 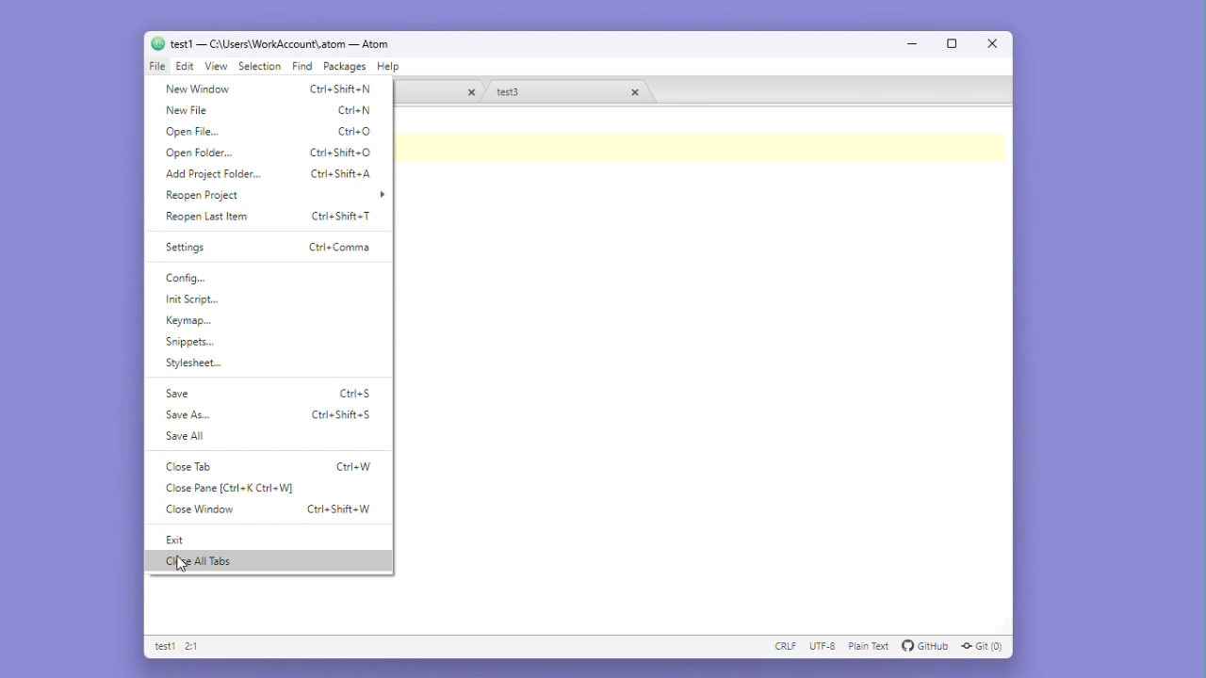 I want to click on save as, so click(x=193, y=413).